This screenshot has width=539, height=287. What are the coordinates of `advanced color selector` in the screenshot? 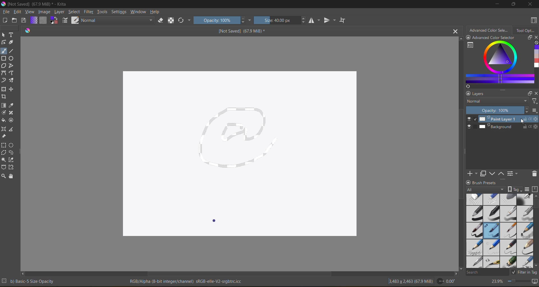 It's located at (490, 30).